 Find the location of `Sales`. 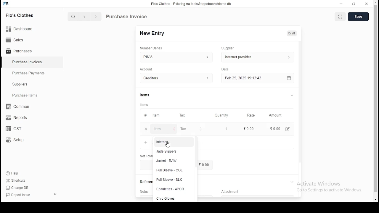

Sales is located at coordinates (16, 39).